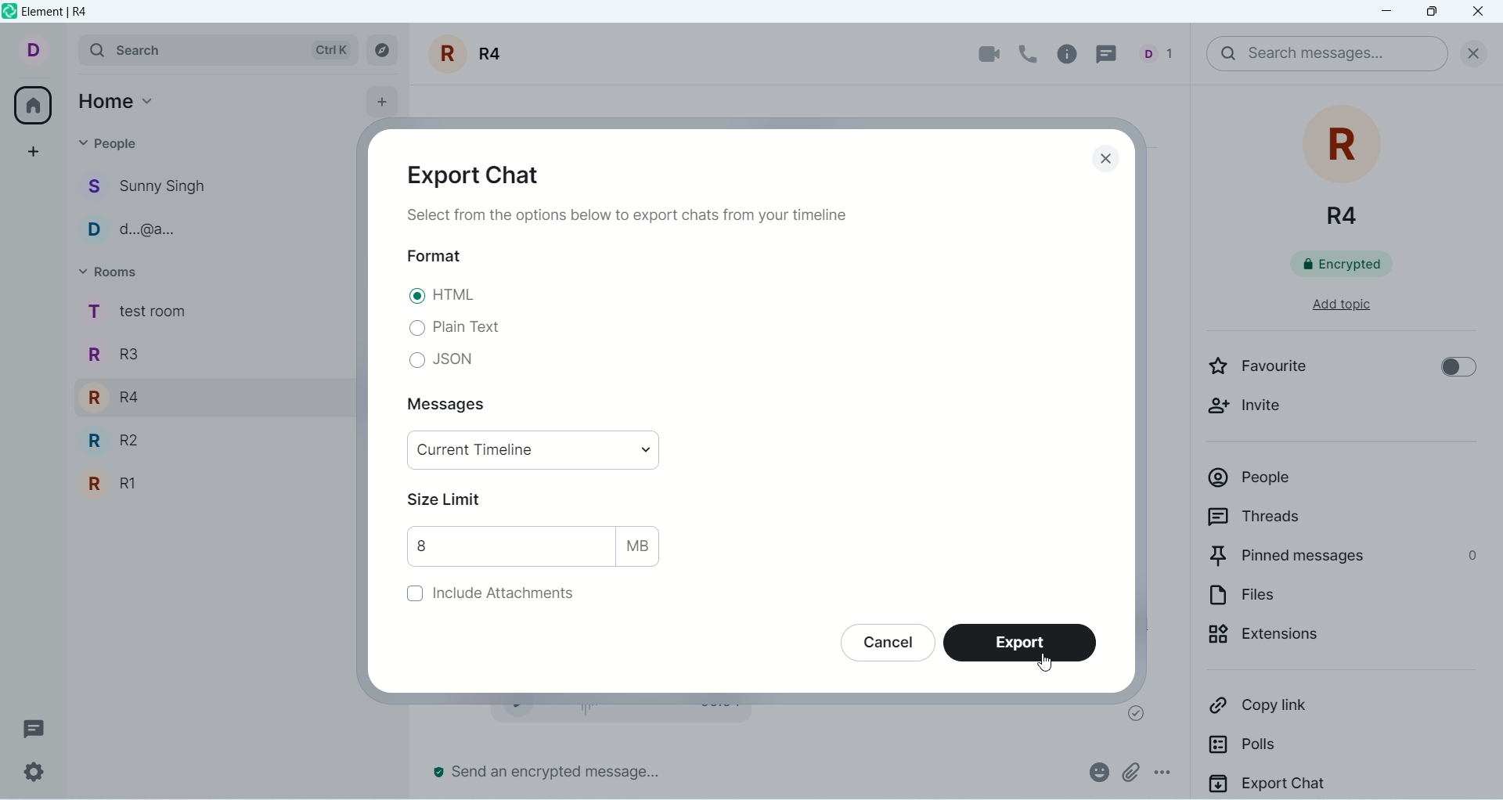 This screenshot has width=1503, height=800. What do you see at coordinates (1353, 264) in the screenshot?
I see `encrypted` at bounding box center [1353, 264].